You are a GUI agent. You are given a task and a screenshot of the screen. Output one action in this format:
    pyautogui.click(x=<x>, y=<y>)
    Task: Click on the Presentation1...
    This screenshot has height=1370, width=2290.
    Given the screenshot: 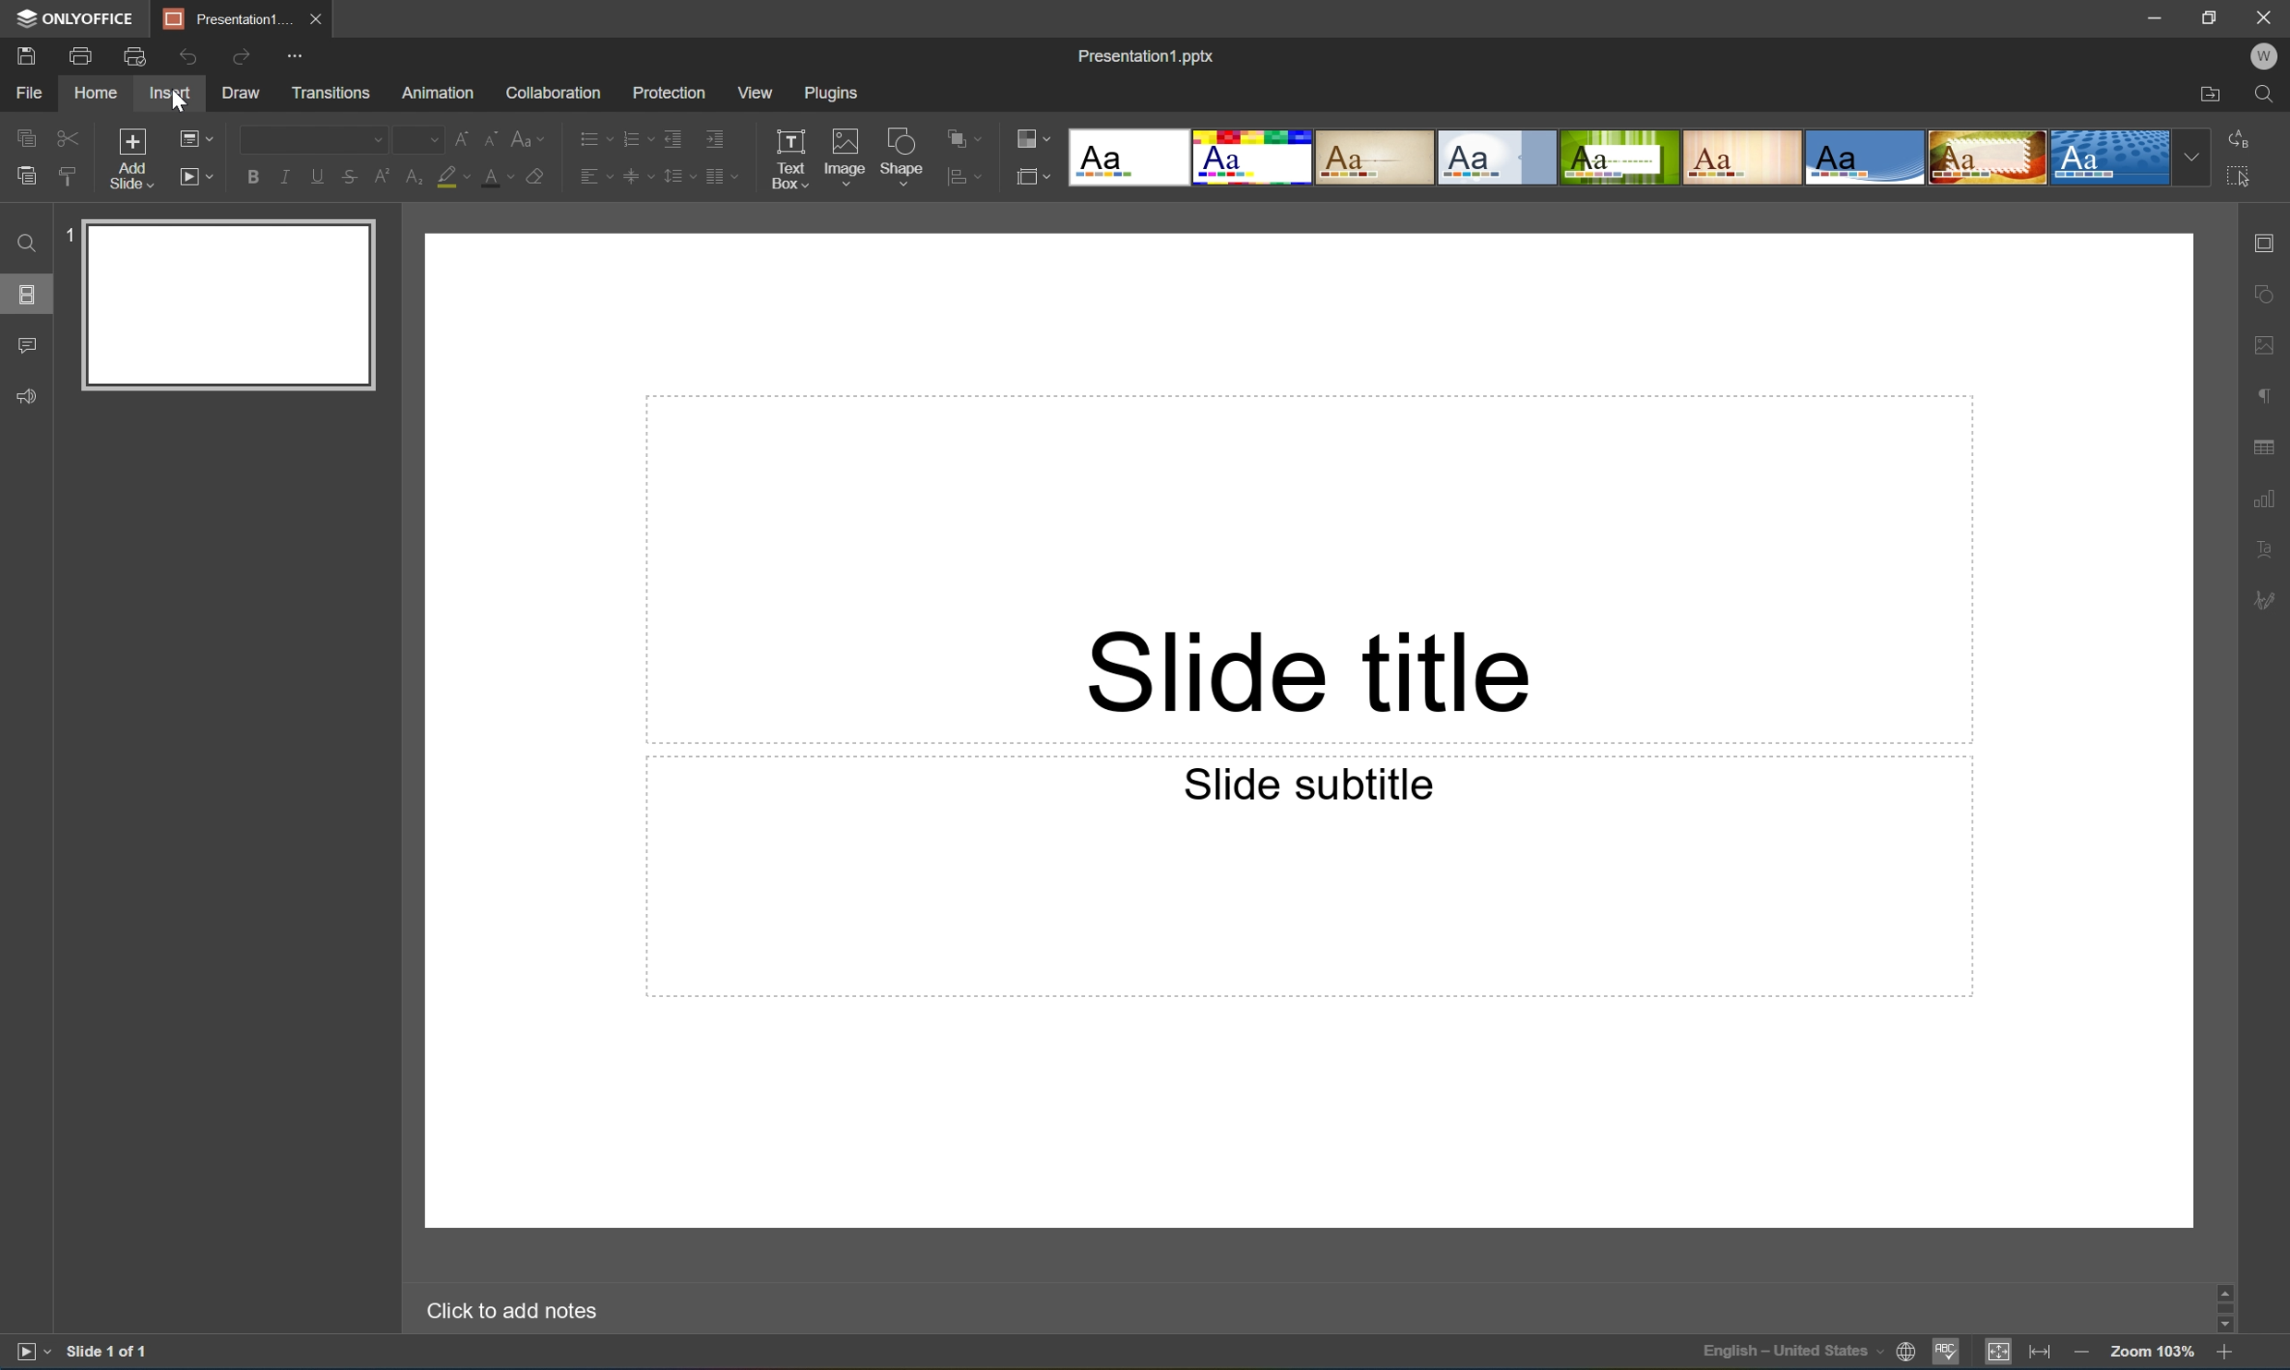 What is the action you would take?
    pyautogui.click(x=221, y=18)
    